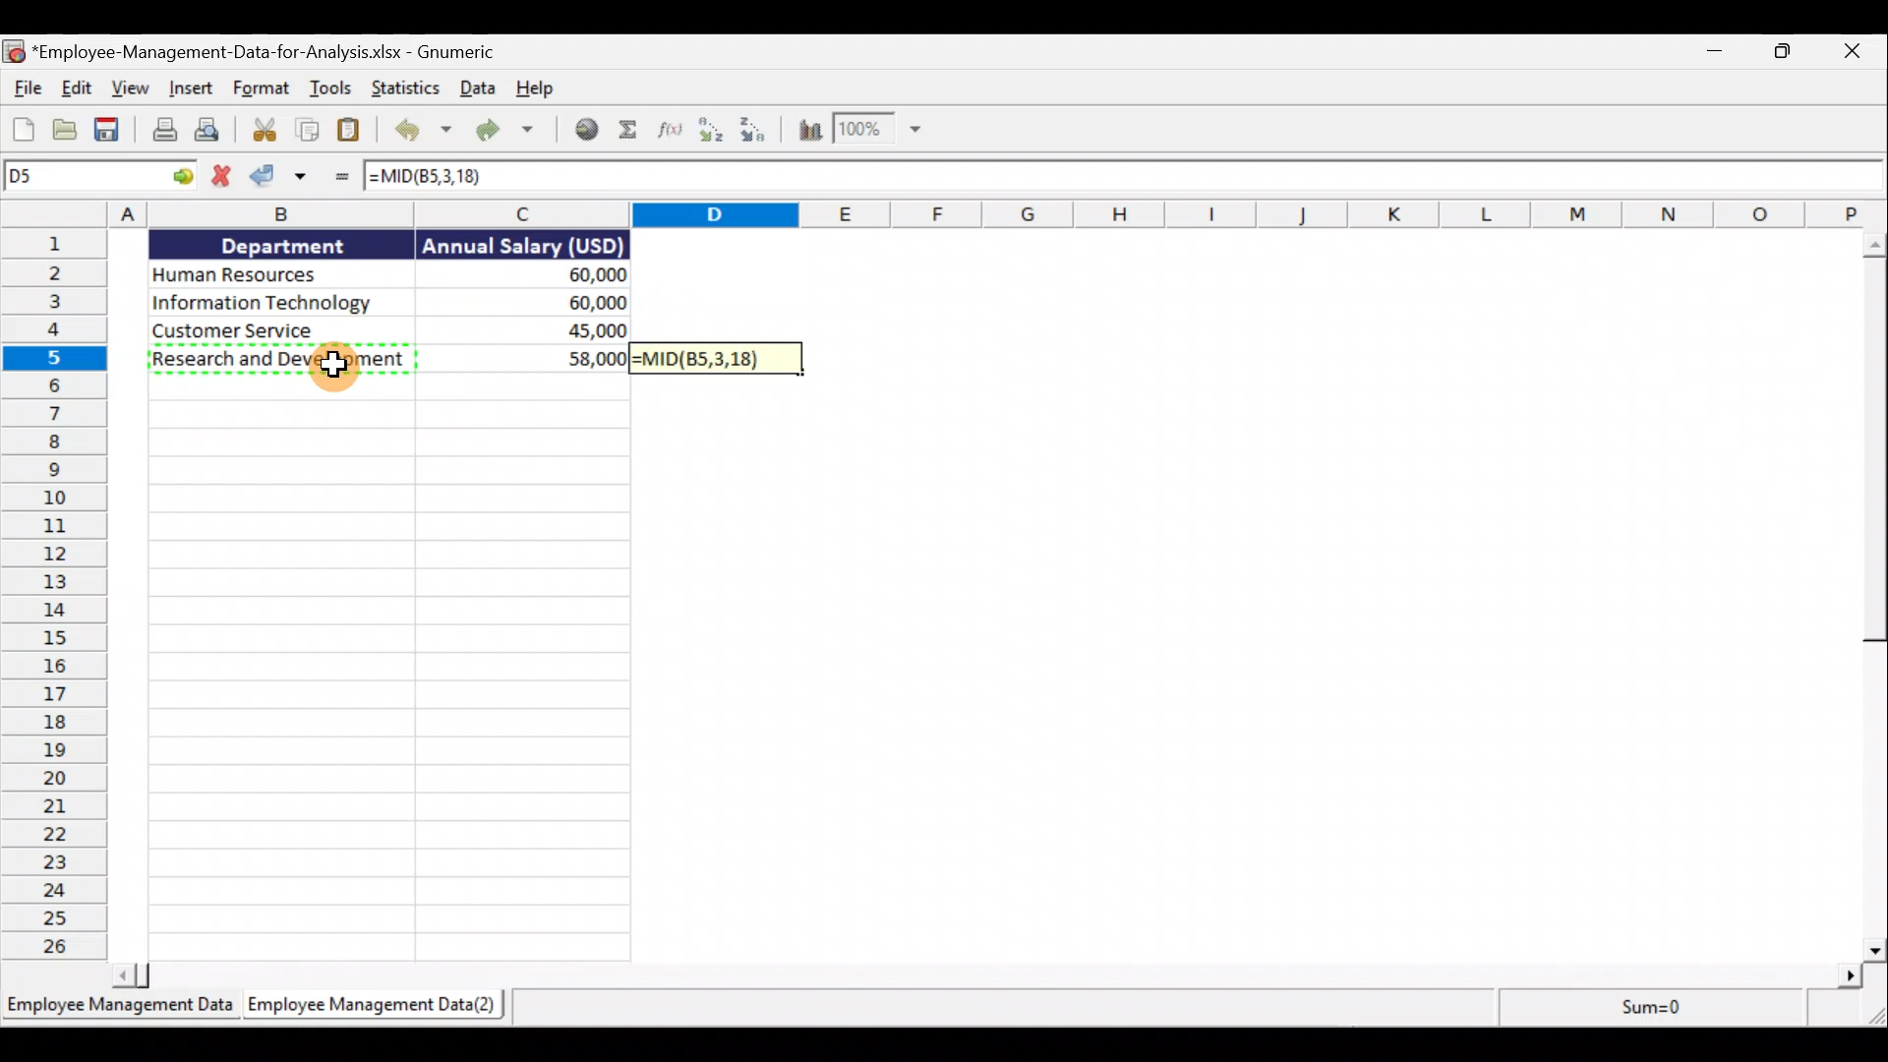 This screenshot has width=1888, height=1062. What do you see at coordinates (712, 134) in the screenshot?
I see `Sort Ascending` at bounding box center [712, 134].